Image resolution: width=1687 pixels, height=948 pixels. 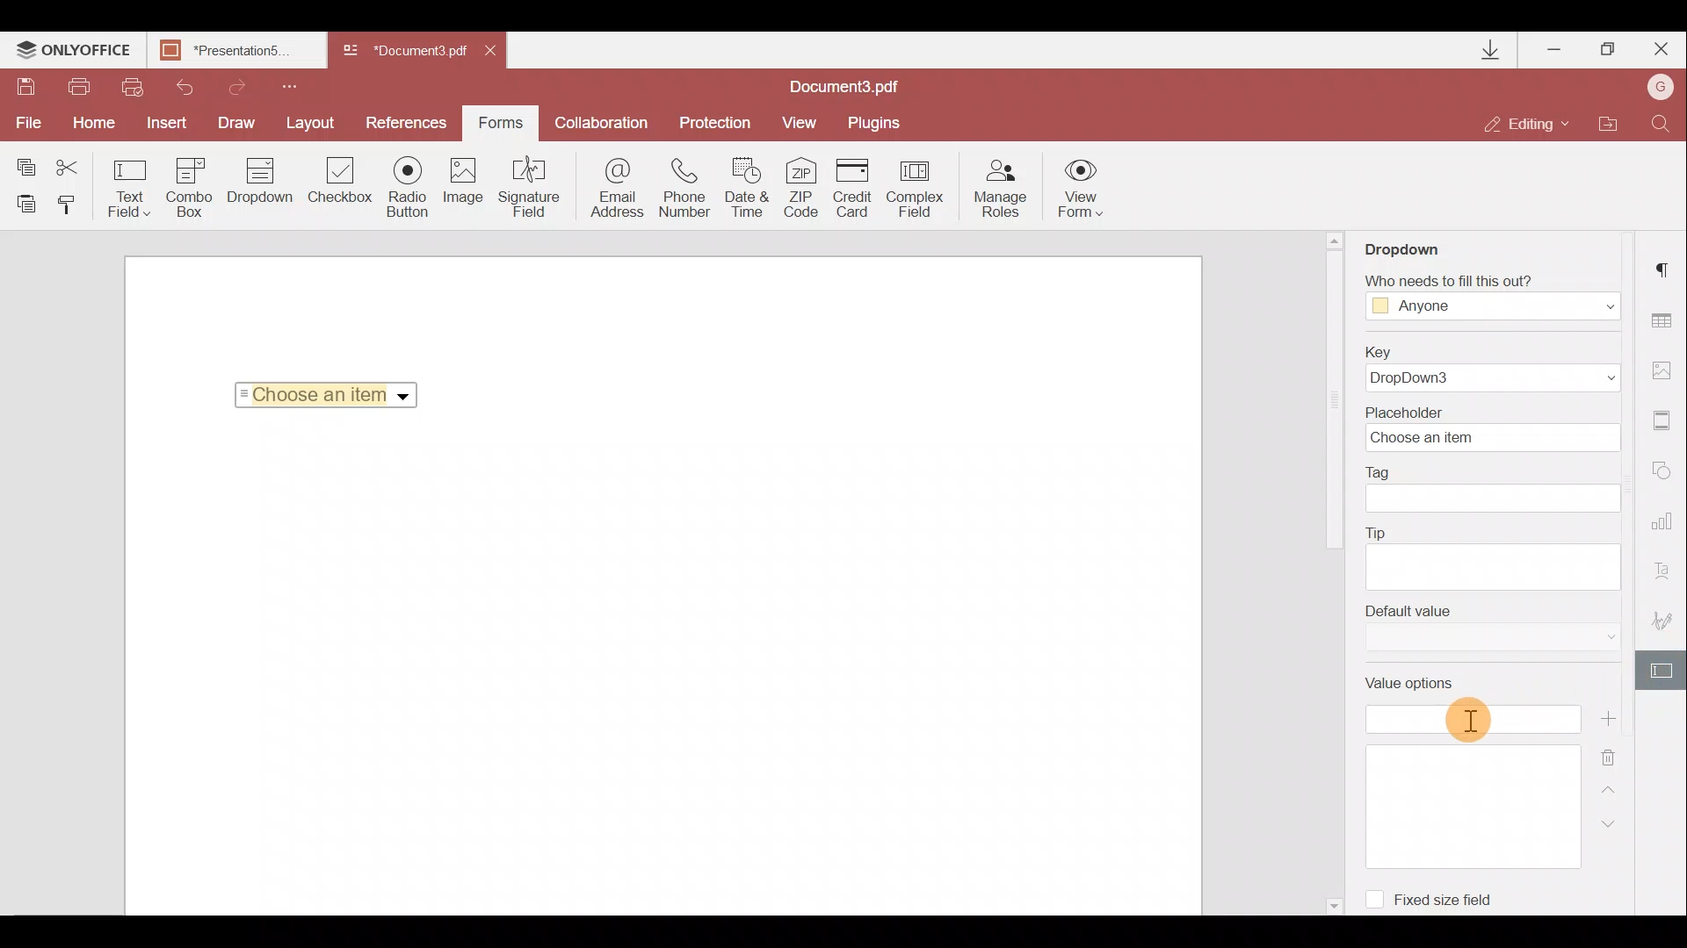 I want to click on Working area, so click(x=661, y=671).